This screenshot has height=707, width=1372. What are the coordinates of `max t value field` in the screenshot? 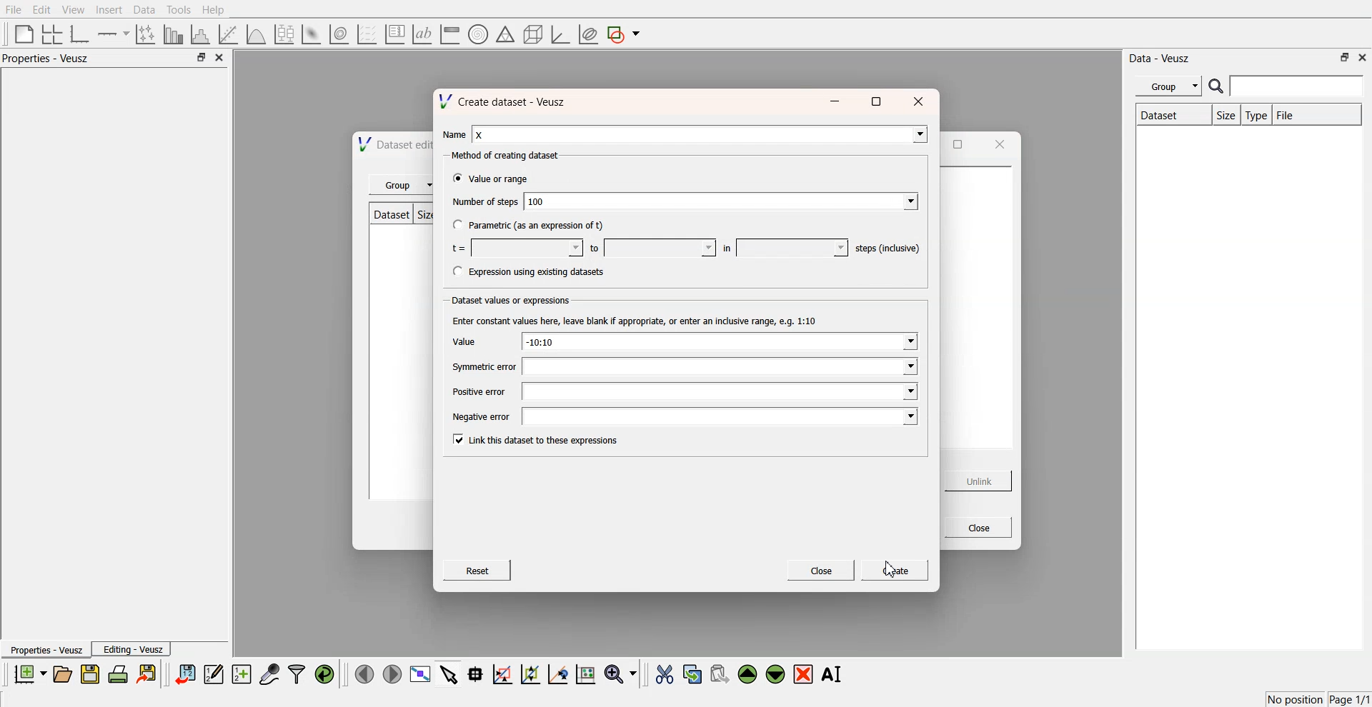 It's located at (660, 248).